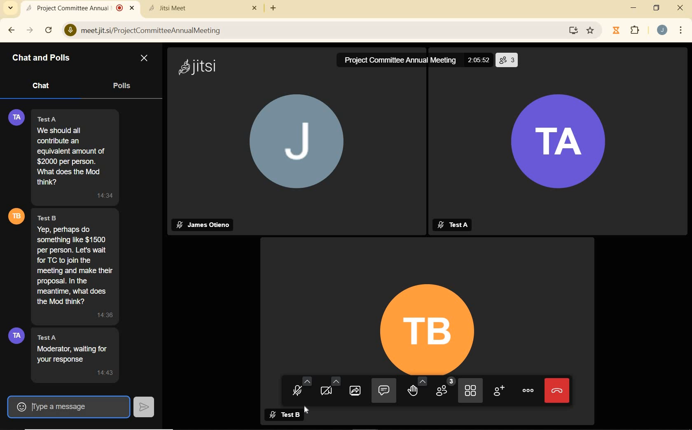  Describe the element at coordinates (458, 224) in the screenshot. I see `Test A` at that location.